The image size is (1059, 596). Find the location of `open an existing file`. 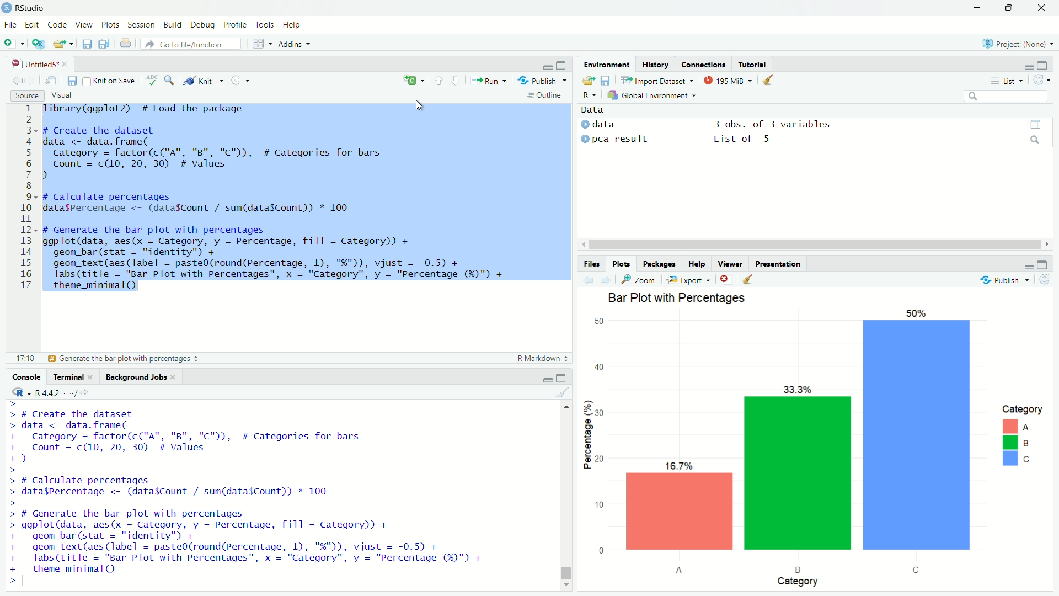

open an existing file is located at coordinates (63, 44).